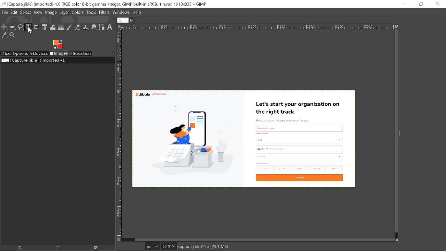  What do you see at coordinates (5, 36) in the screenshot?
I see `Color picker tool` at bounding box center [5, 36].